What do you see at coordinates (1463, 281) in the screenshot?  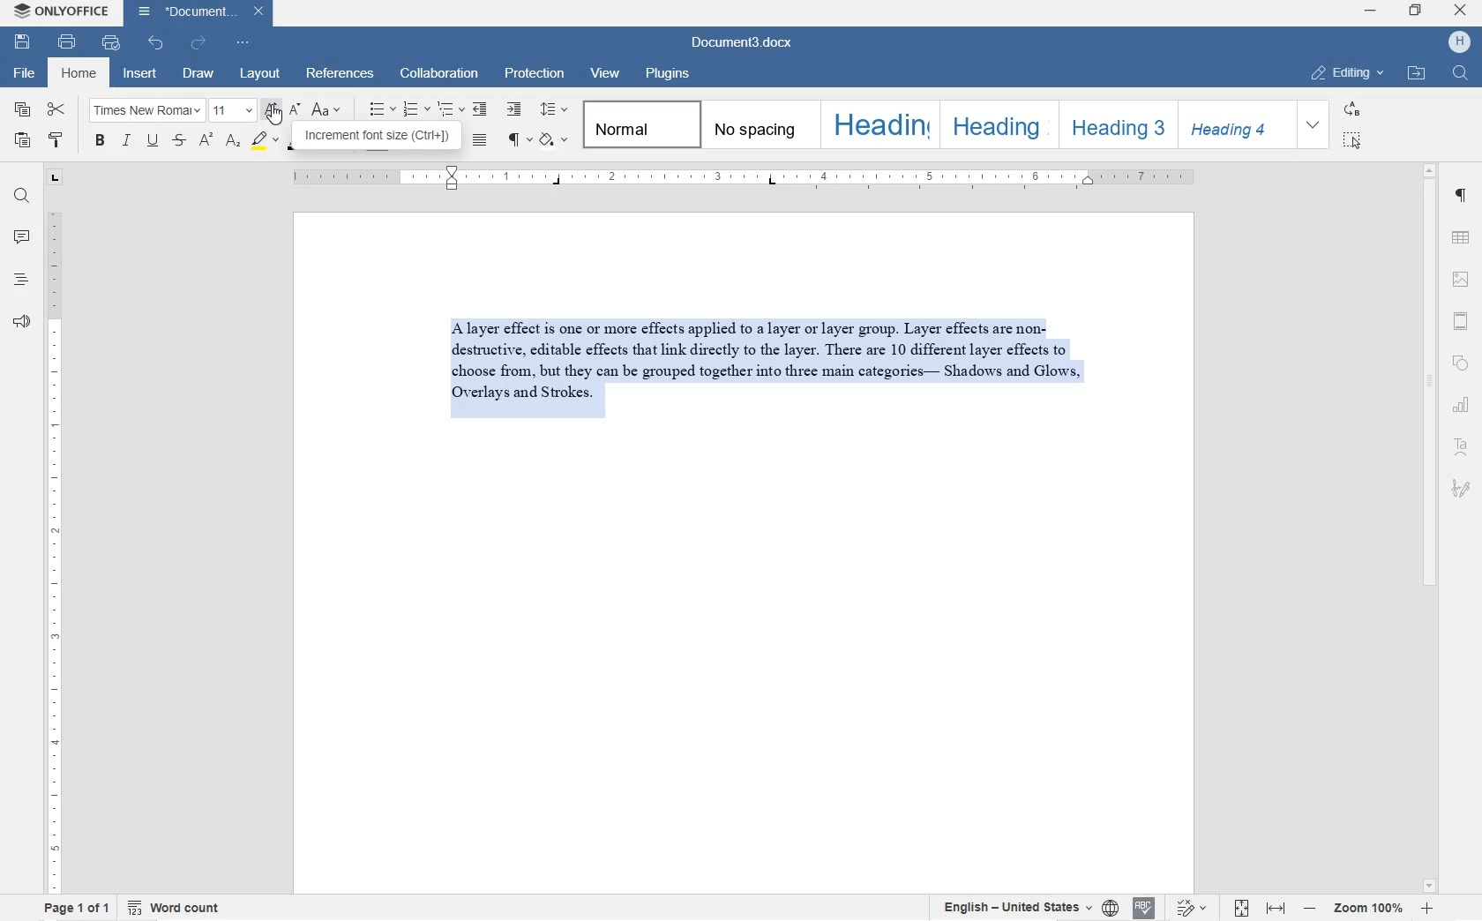 I see `IMAGE` at bounding box center [1463, 281].